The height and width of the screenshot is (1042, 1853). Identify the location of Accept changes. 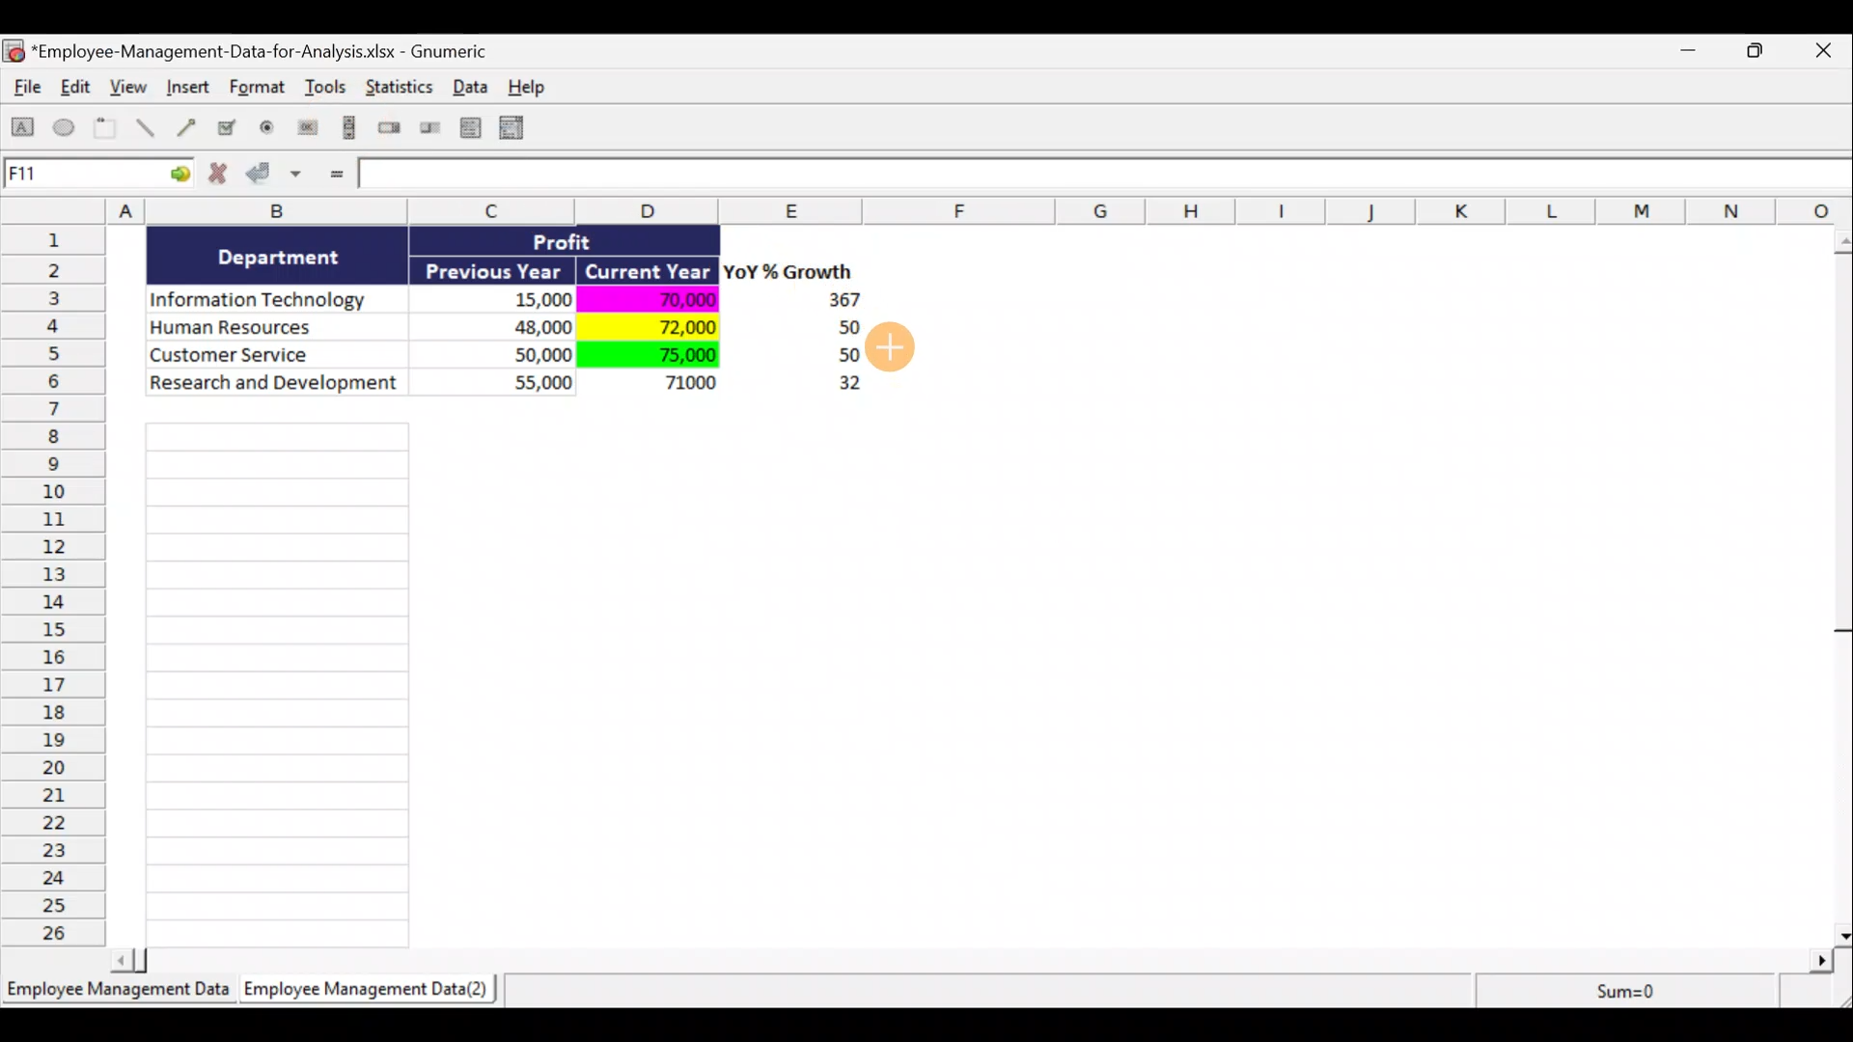
(277, 180).